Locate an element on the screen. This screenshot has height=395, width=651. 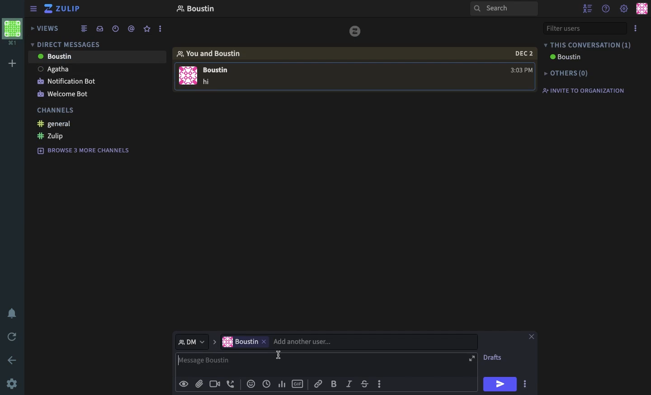
Boustin is located at coordinates (567, 57).